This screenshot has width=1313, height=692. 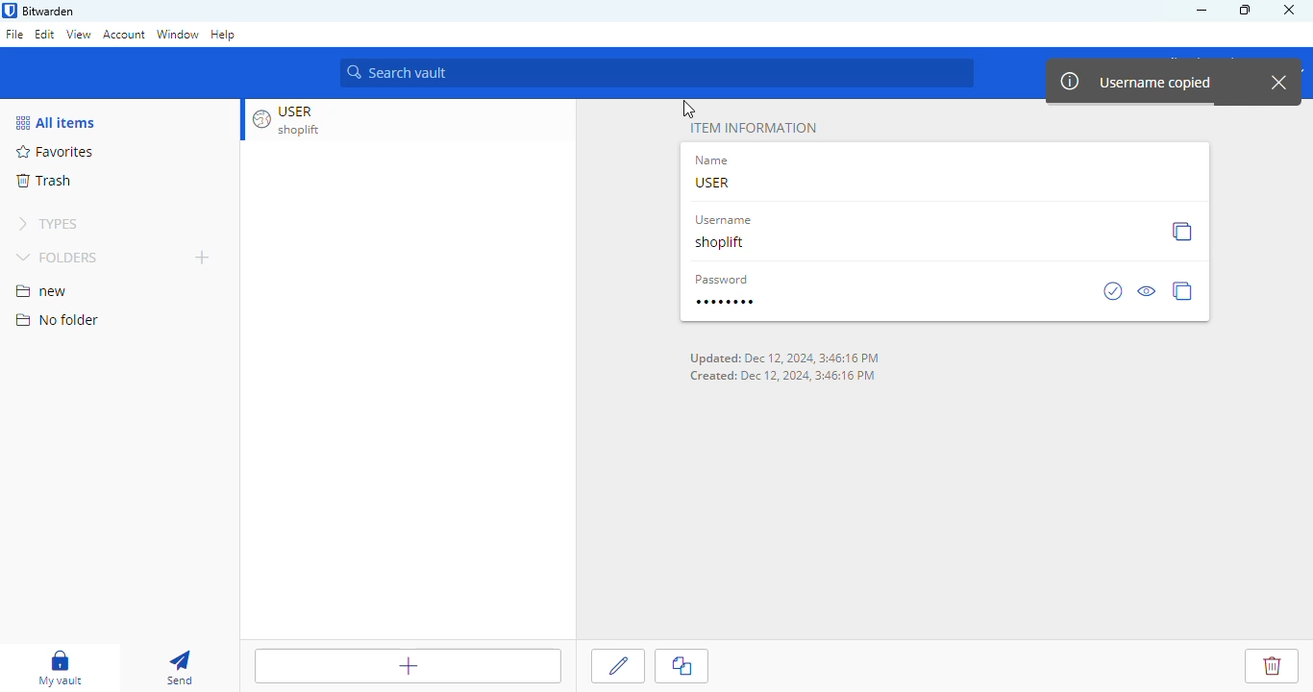 I want to click on edit, so click(x=46, y=34).